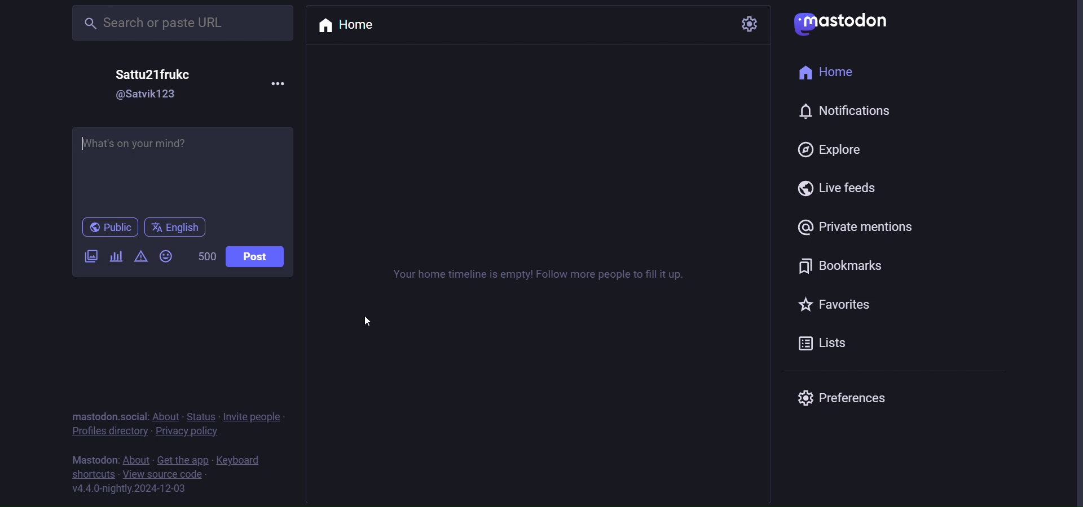 The height and width of the screenshot is (507, 1083). What do you see at coordinates (256, 416) in the screenshot?
I see `invite people` at bounding box center [256, 416].